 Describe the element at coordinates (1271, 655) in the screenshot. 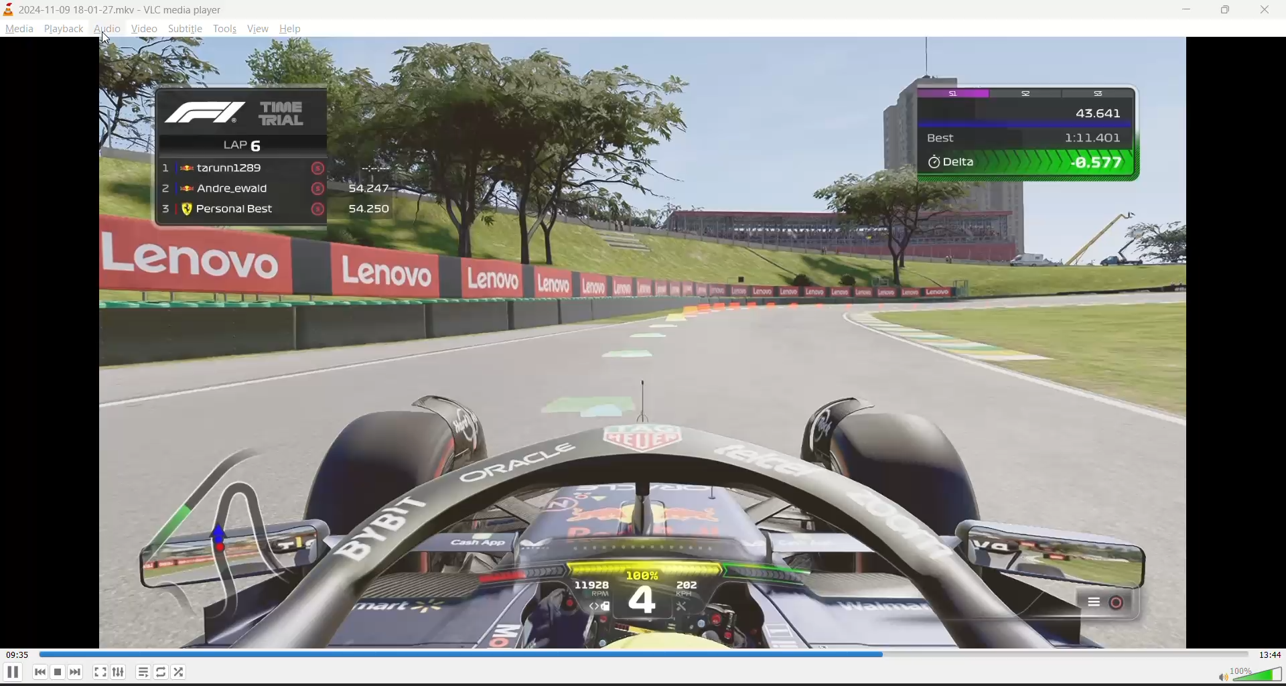

I see `total track time` at that location.